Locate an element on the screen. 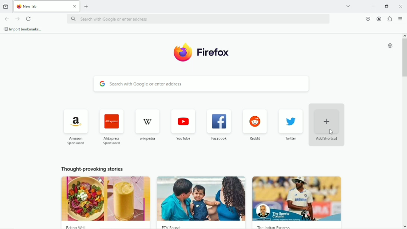 The image size is (407, 229). Thought provoking stories is located at coordinates (199, 195).